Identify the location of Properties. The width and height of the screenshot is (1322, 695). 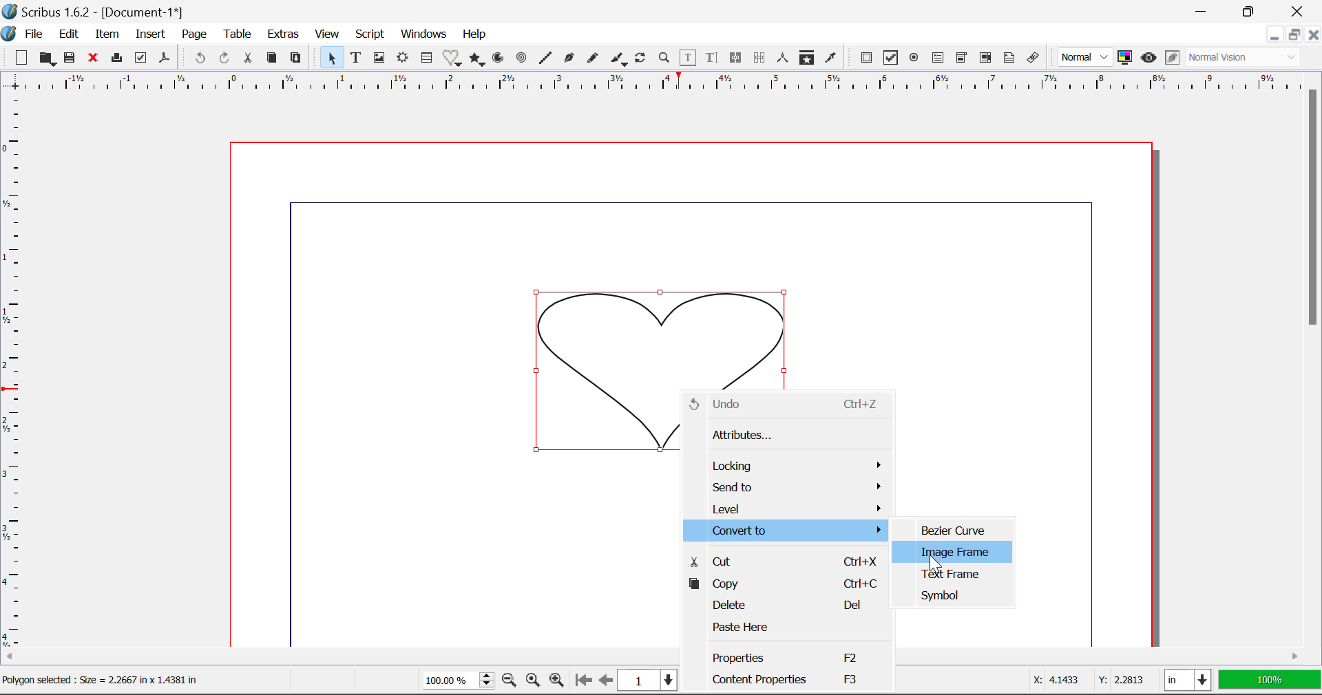
(785, 656).